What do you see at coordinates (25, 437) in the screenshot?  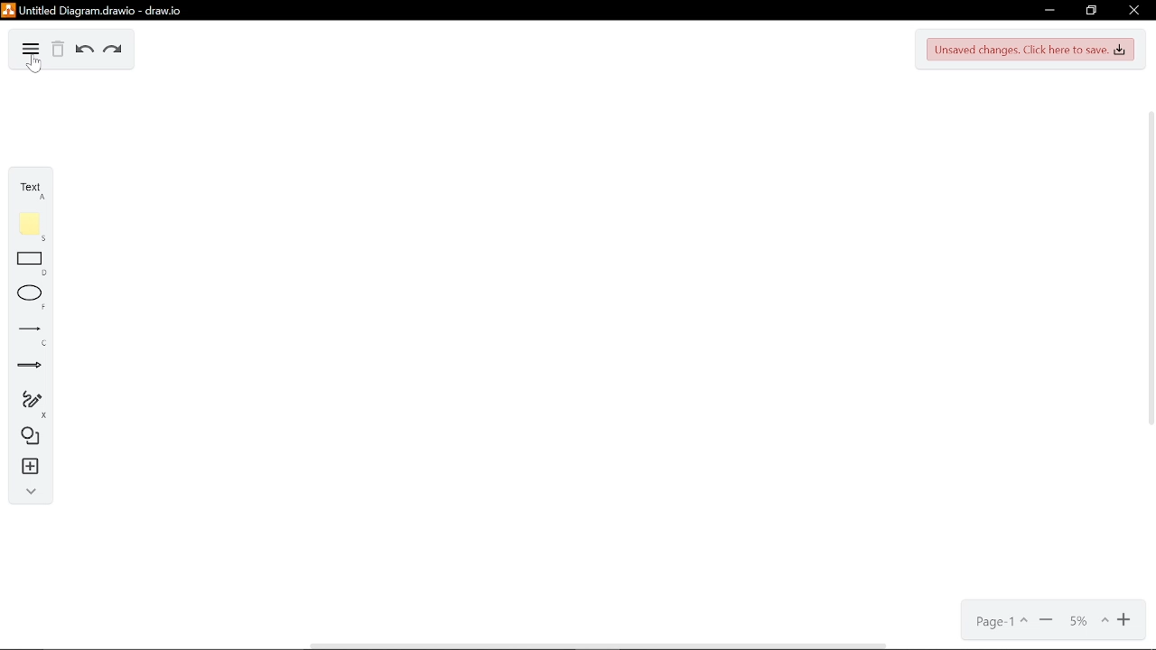 I see `Shapes` at bounding box center [25, 437].